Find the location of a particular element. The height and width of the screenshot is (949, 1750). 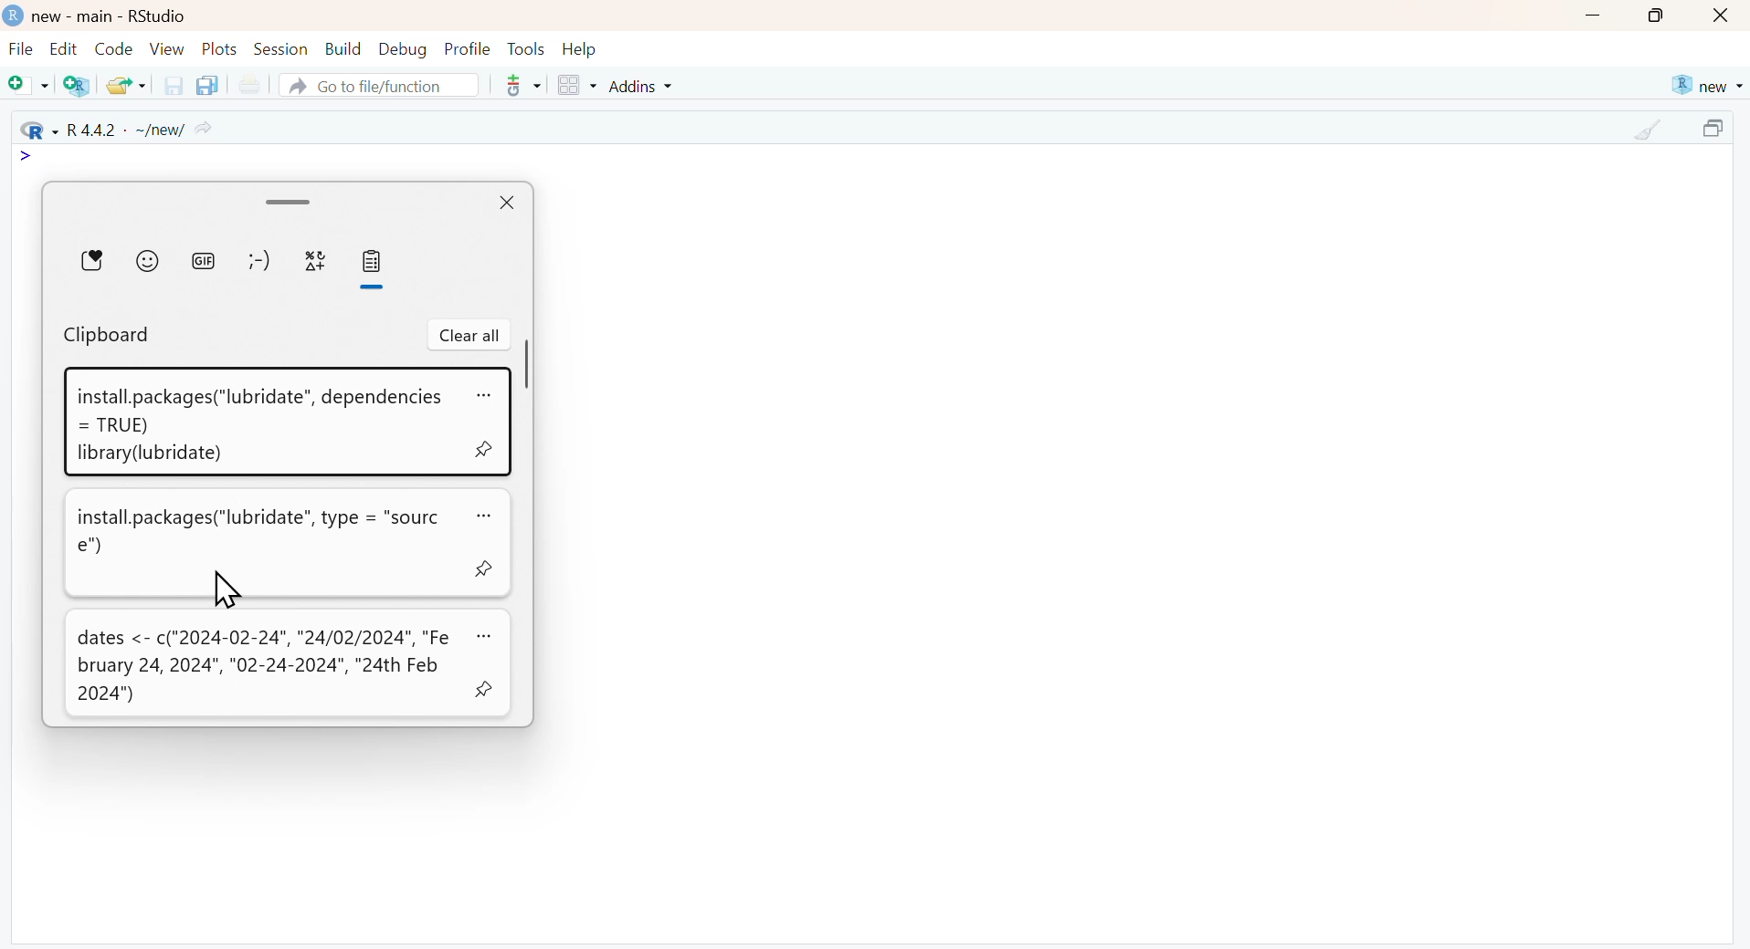

maximize is located at coordinates (1657, 16).